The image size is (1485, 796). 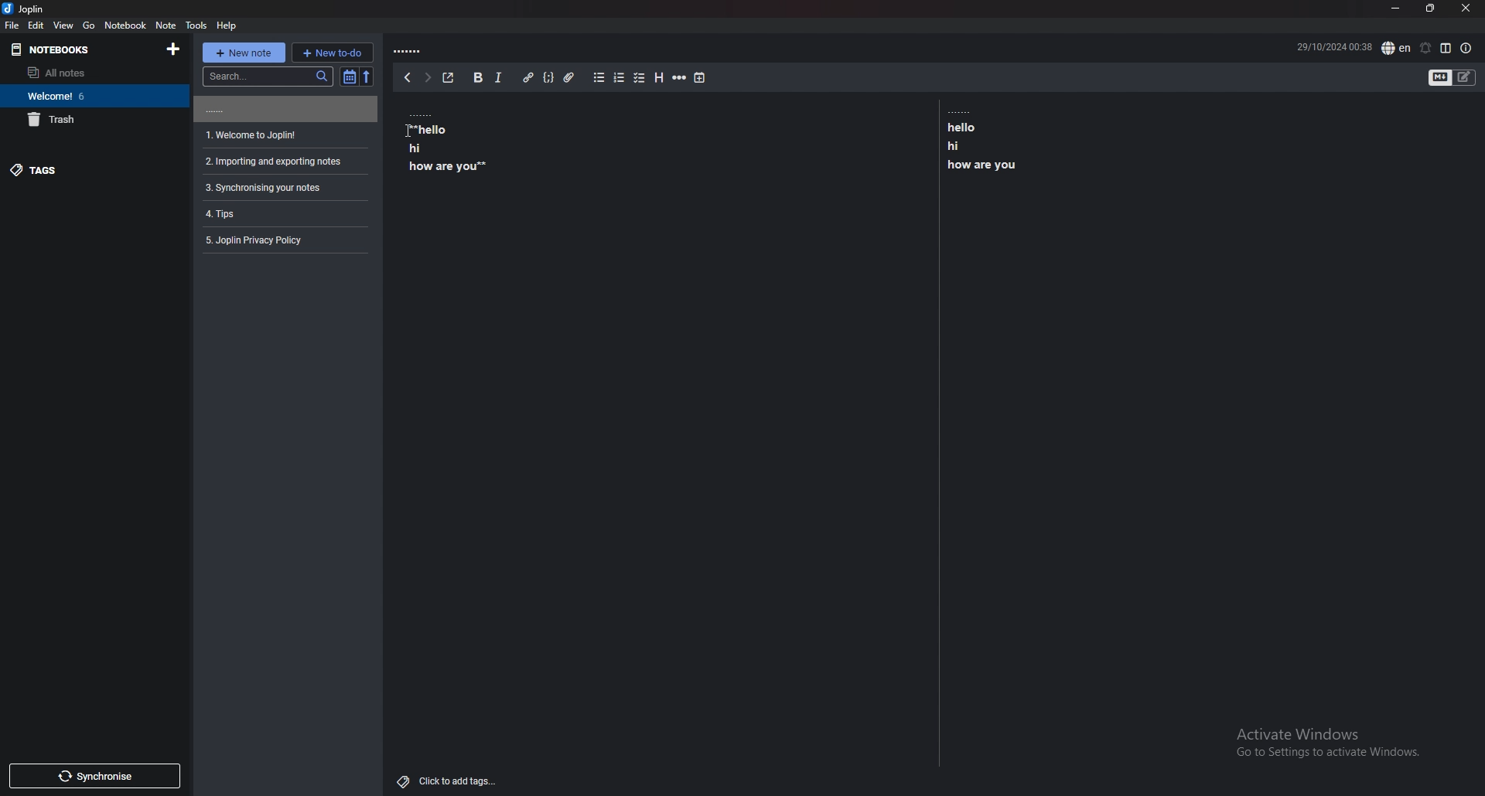 What do you see at coordinates (1333, 46) in the screenshot?
I see `date and time` at bounding box center [1333, 46].